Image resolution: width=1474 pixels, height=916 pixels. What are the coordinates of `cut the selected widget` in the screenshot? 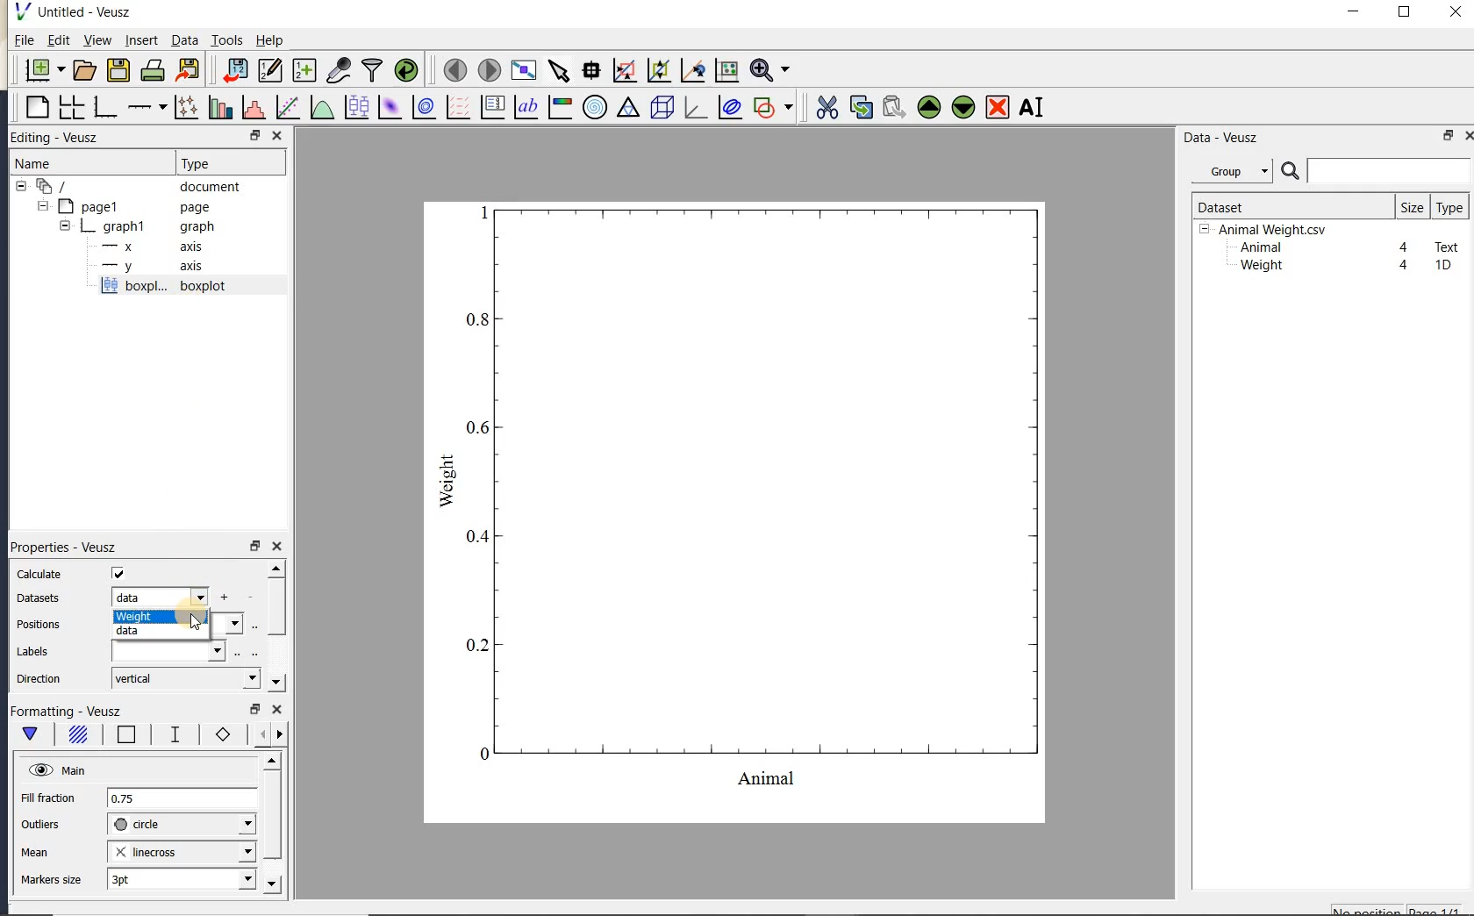 It's located at (826, 108).